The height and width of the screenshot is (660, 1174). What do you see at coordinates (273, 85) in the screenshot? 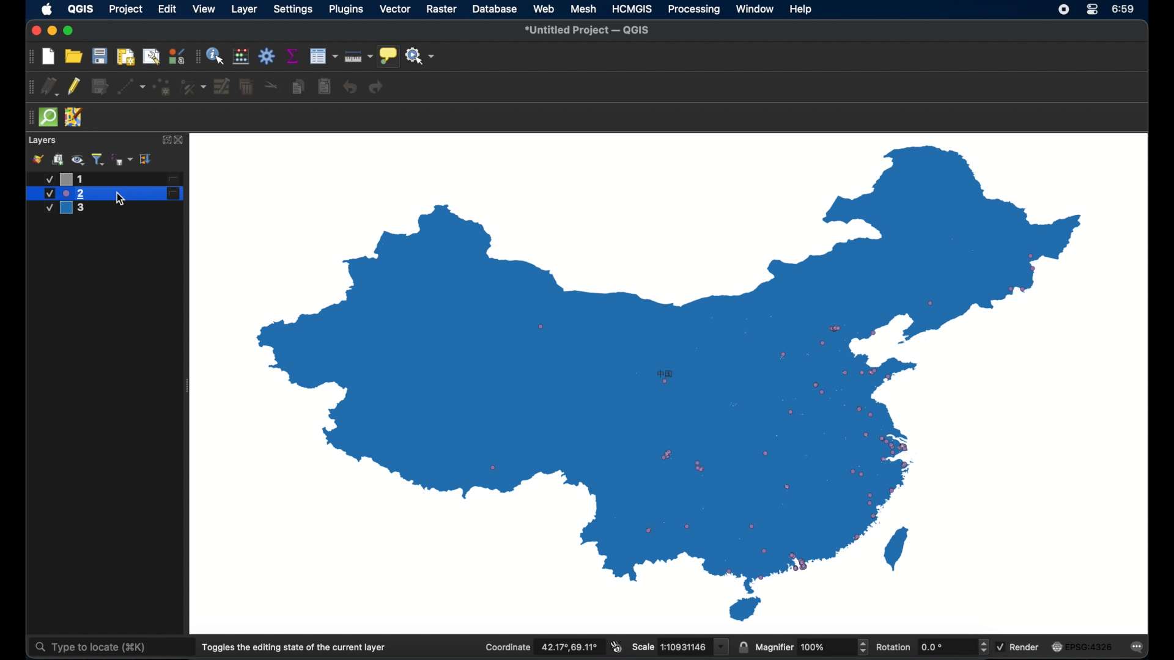
I see `cut` at bounding box center [273, 85].